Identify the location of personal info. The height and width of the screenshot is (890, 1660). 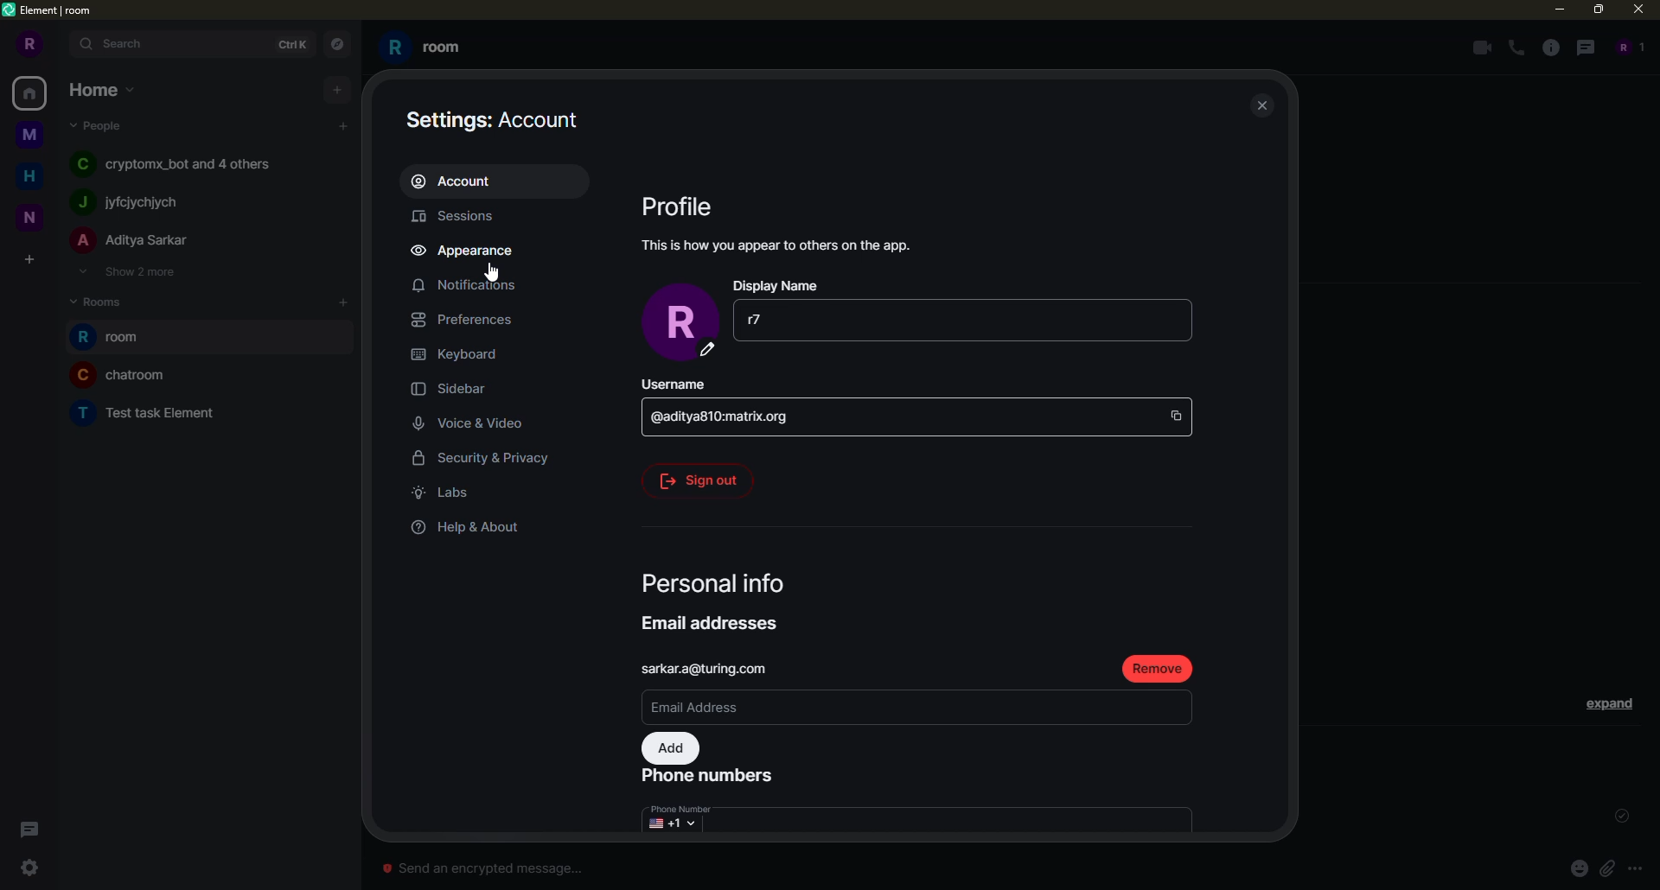
(716, 584).